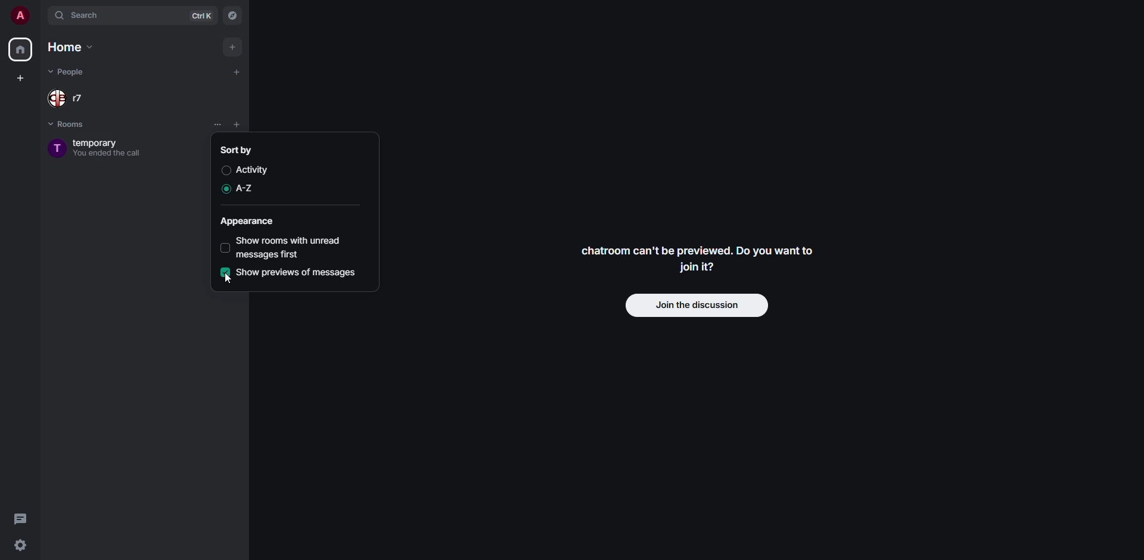 The width and height of the screenshot is (1144, 560). I want to click on people, so click(64, 99).